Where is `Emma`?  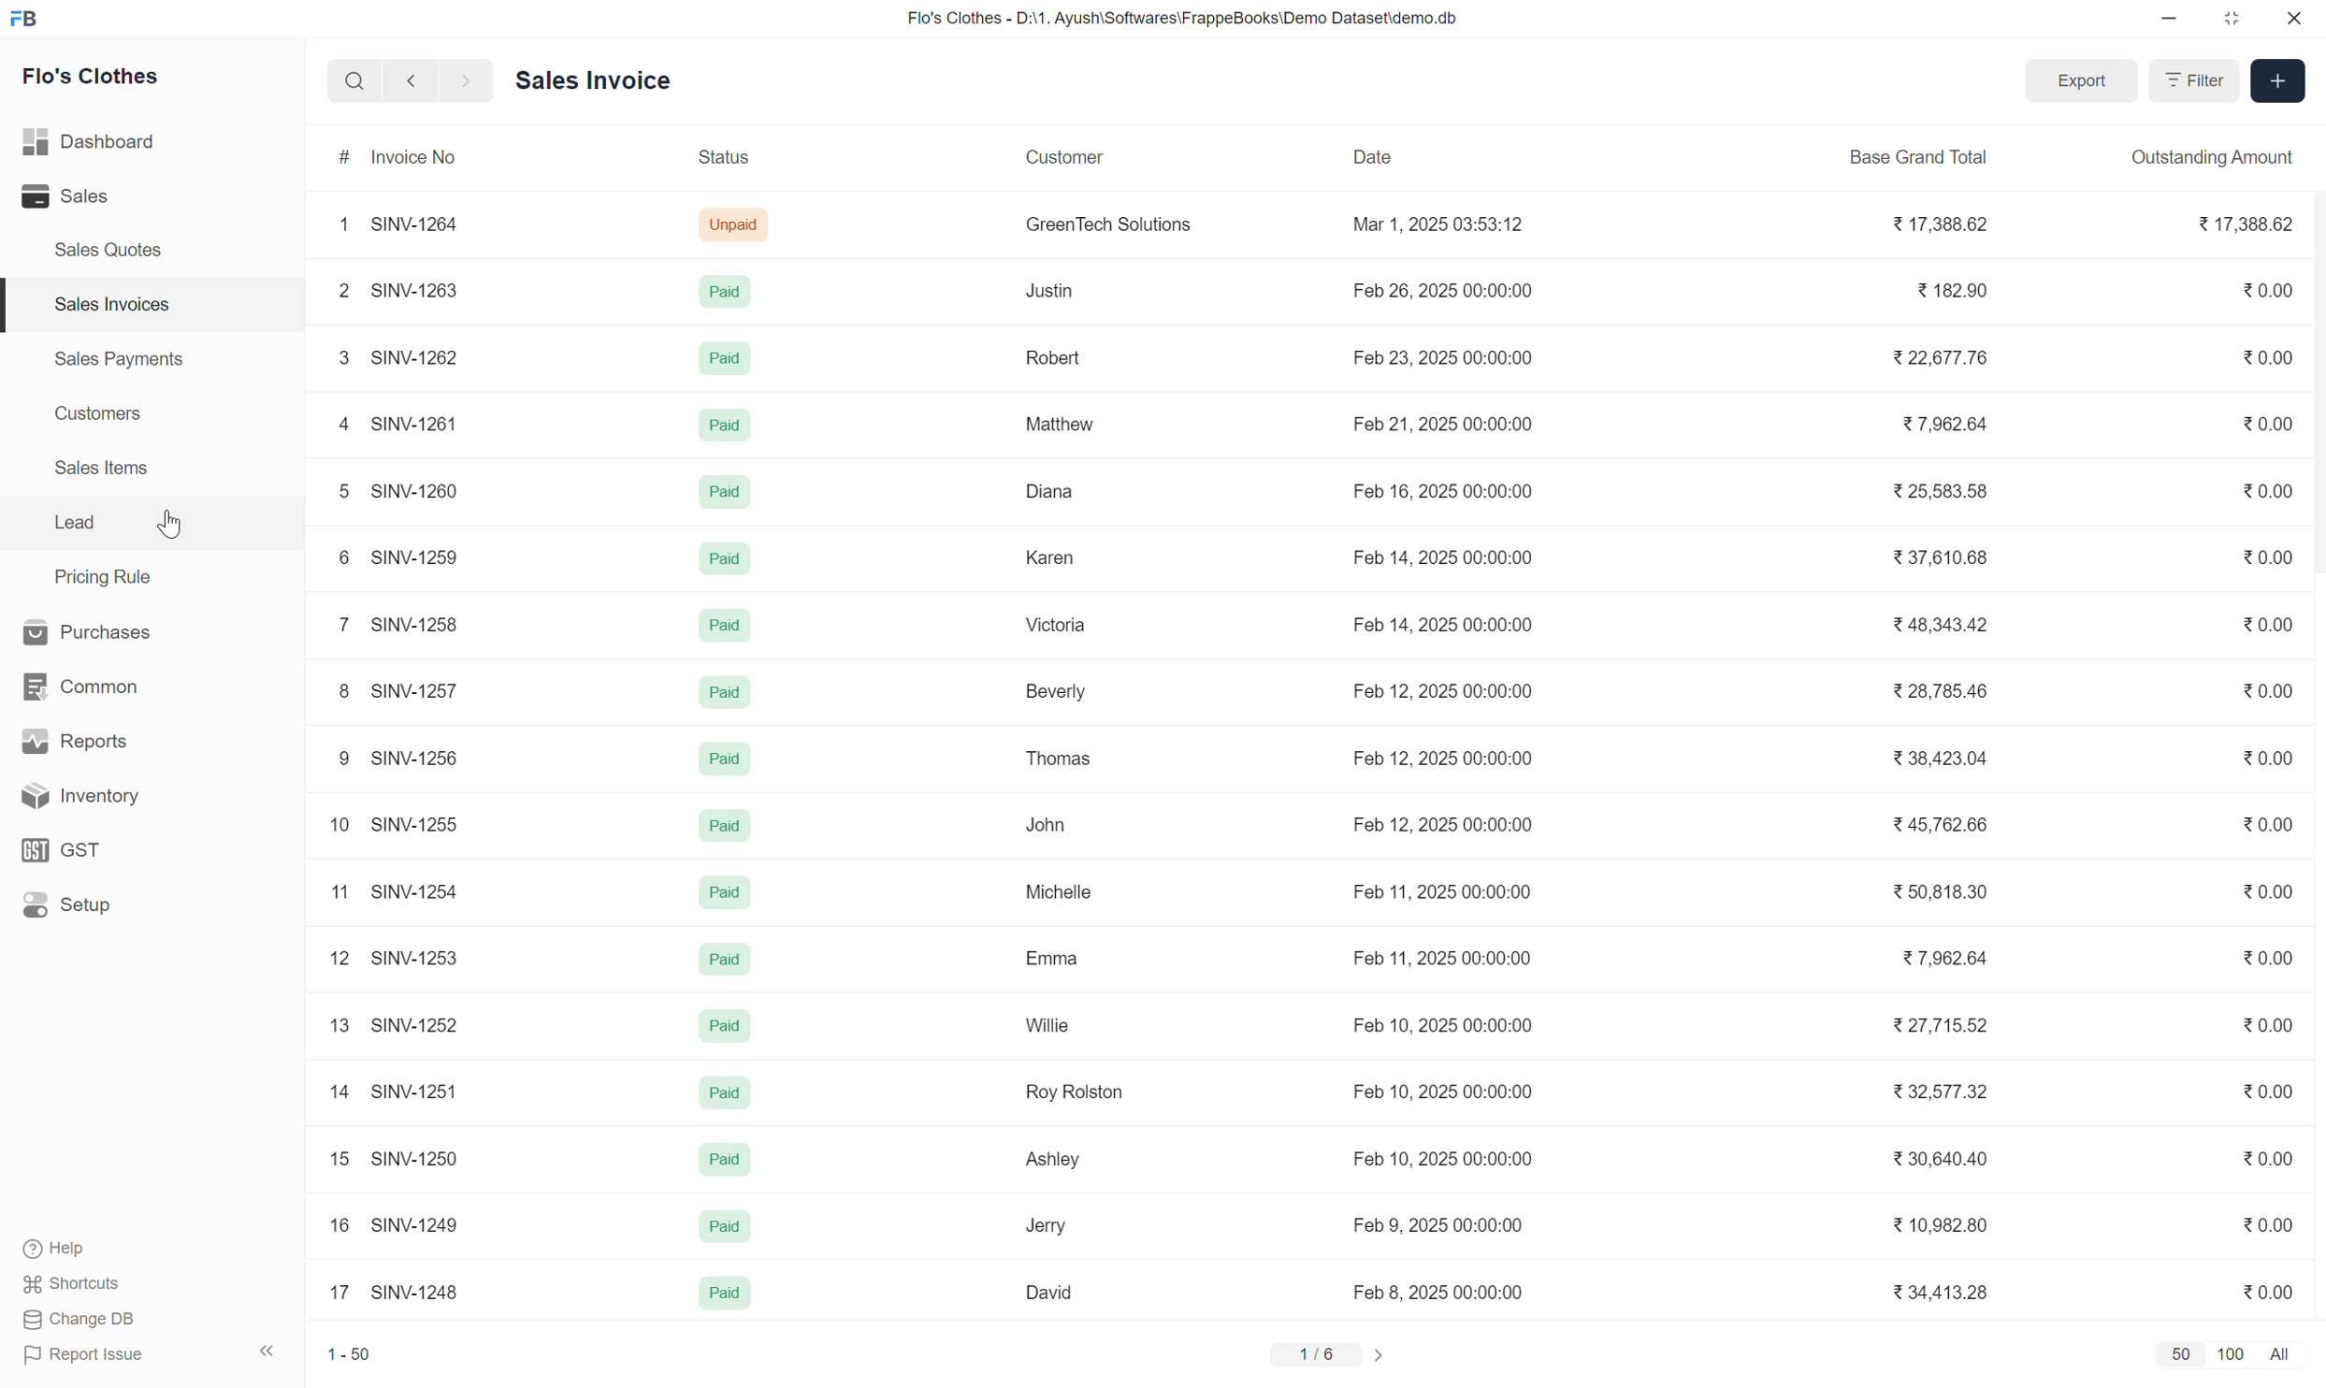 Emma is located at coordinates (1051, 957).